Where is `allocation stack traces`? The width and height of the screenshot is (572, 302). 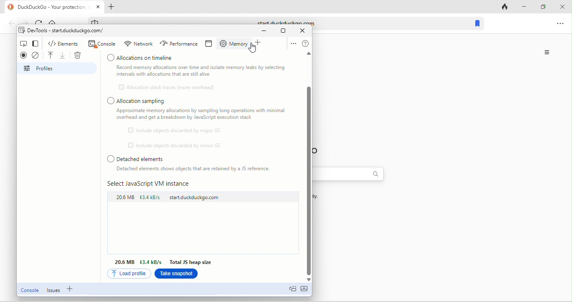 allocation stack traces is located at coordinates (171, 87).